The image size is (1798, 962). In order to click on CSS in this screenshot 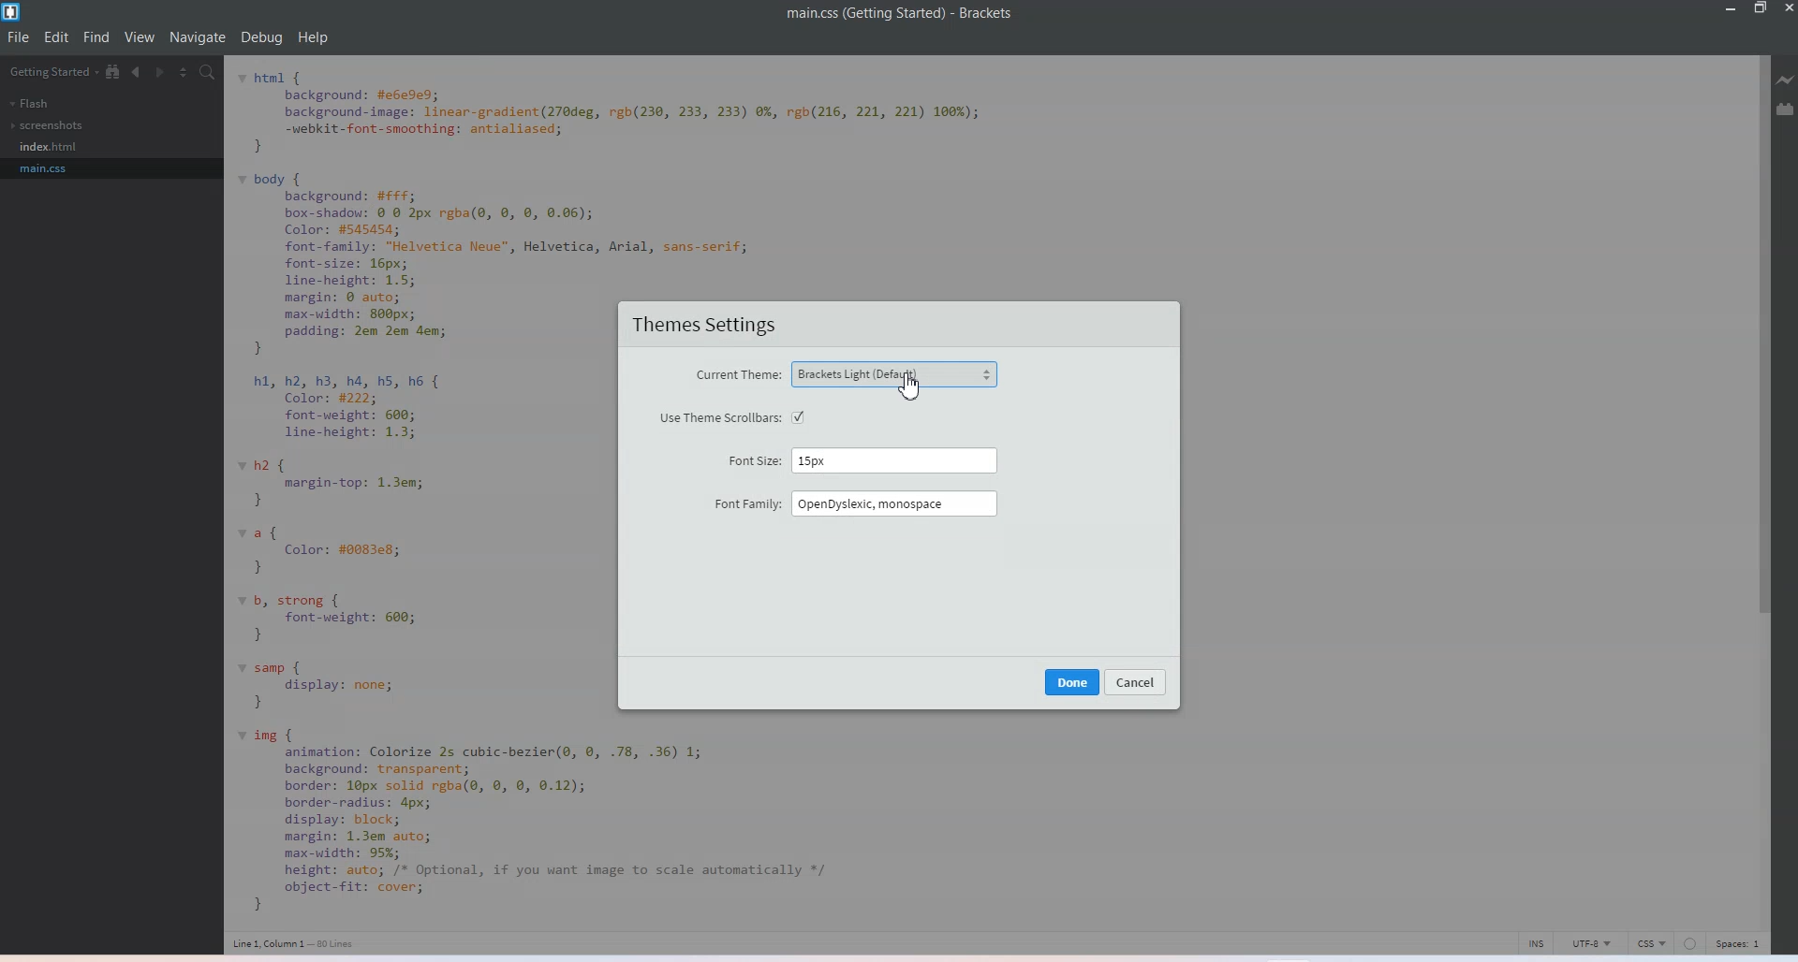, I will do `click(1653, 943)`.